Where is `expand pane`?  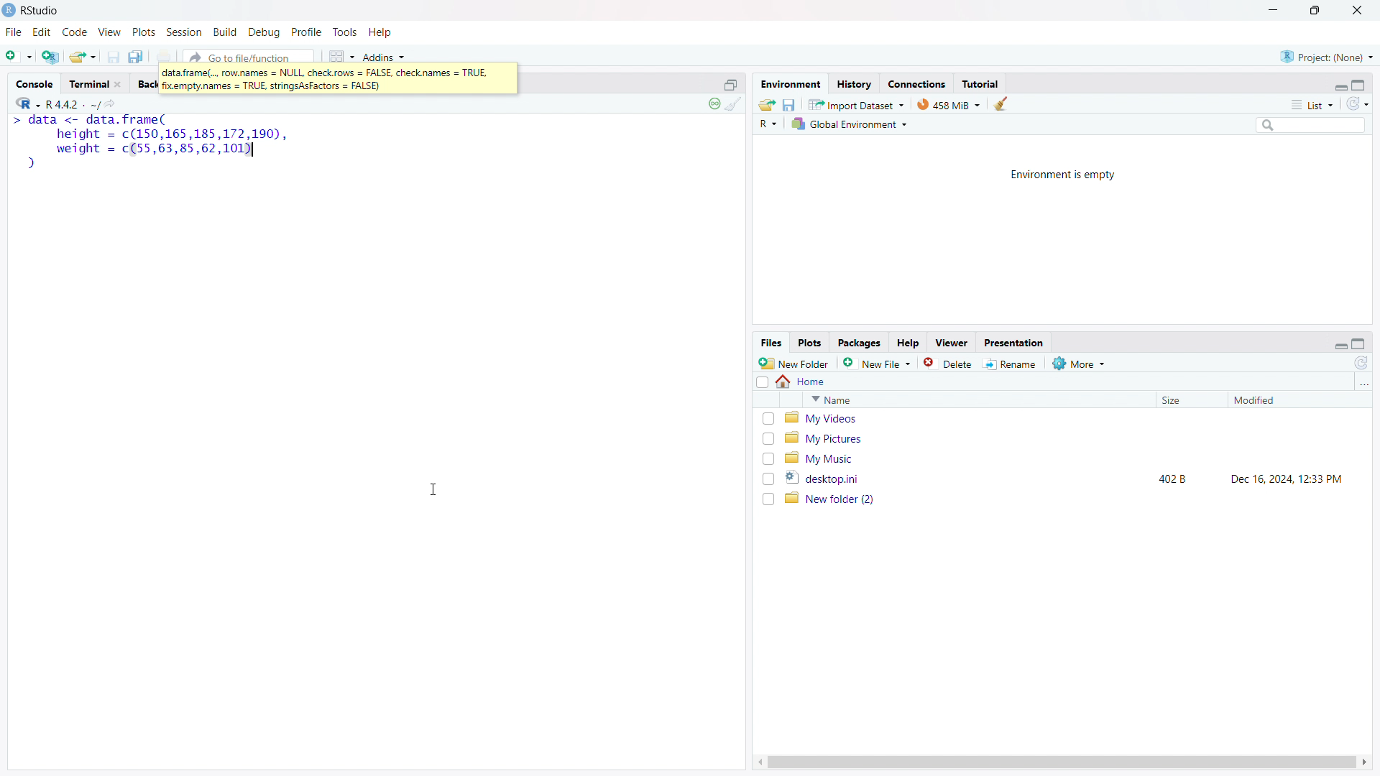
expand pane is located at coordinates (1361, 83).